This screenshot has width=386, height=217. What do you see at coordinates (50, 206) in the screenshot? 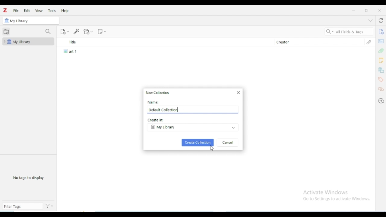
I see `actions` at bounding box center [50, 206].